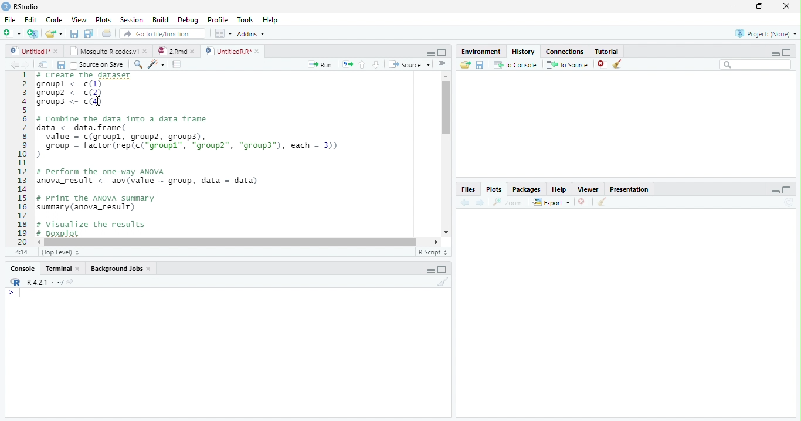 The image size is (801, 421). Describe the element at coordinates (252, 35) in the screenshot. I see `Addins` at that location.